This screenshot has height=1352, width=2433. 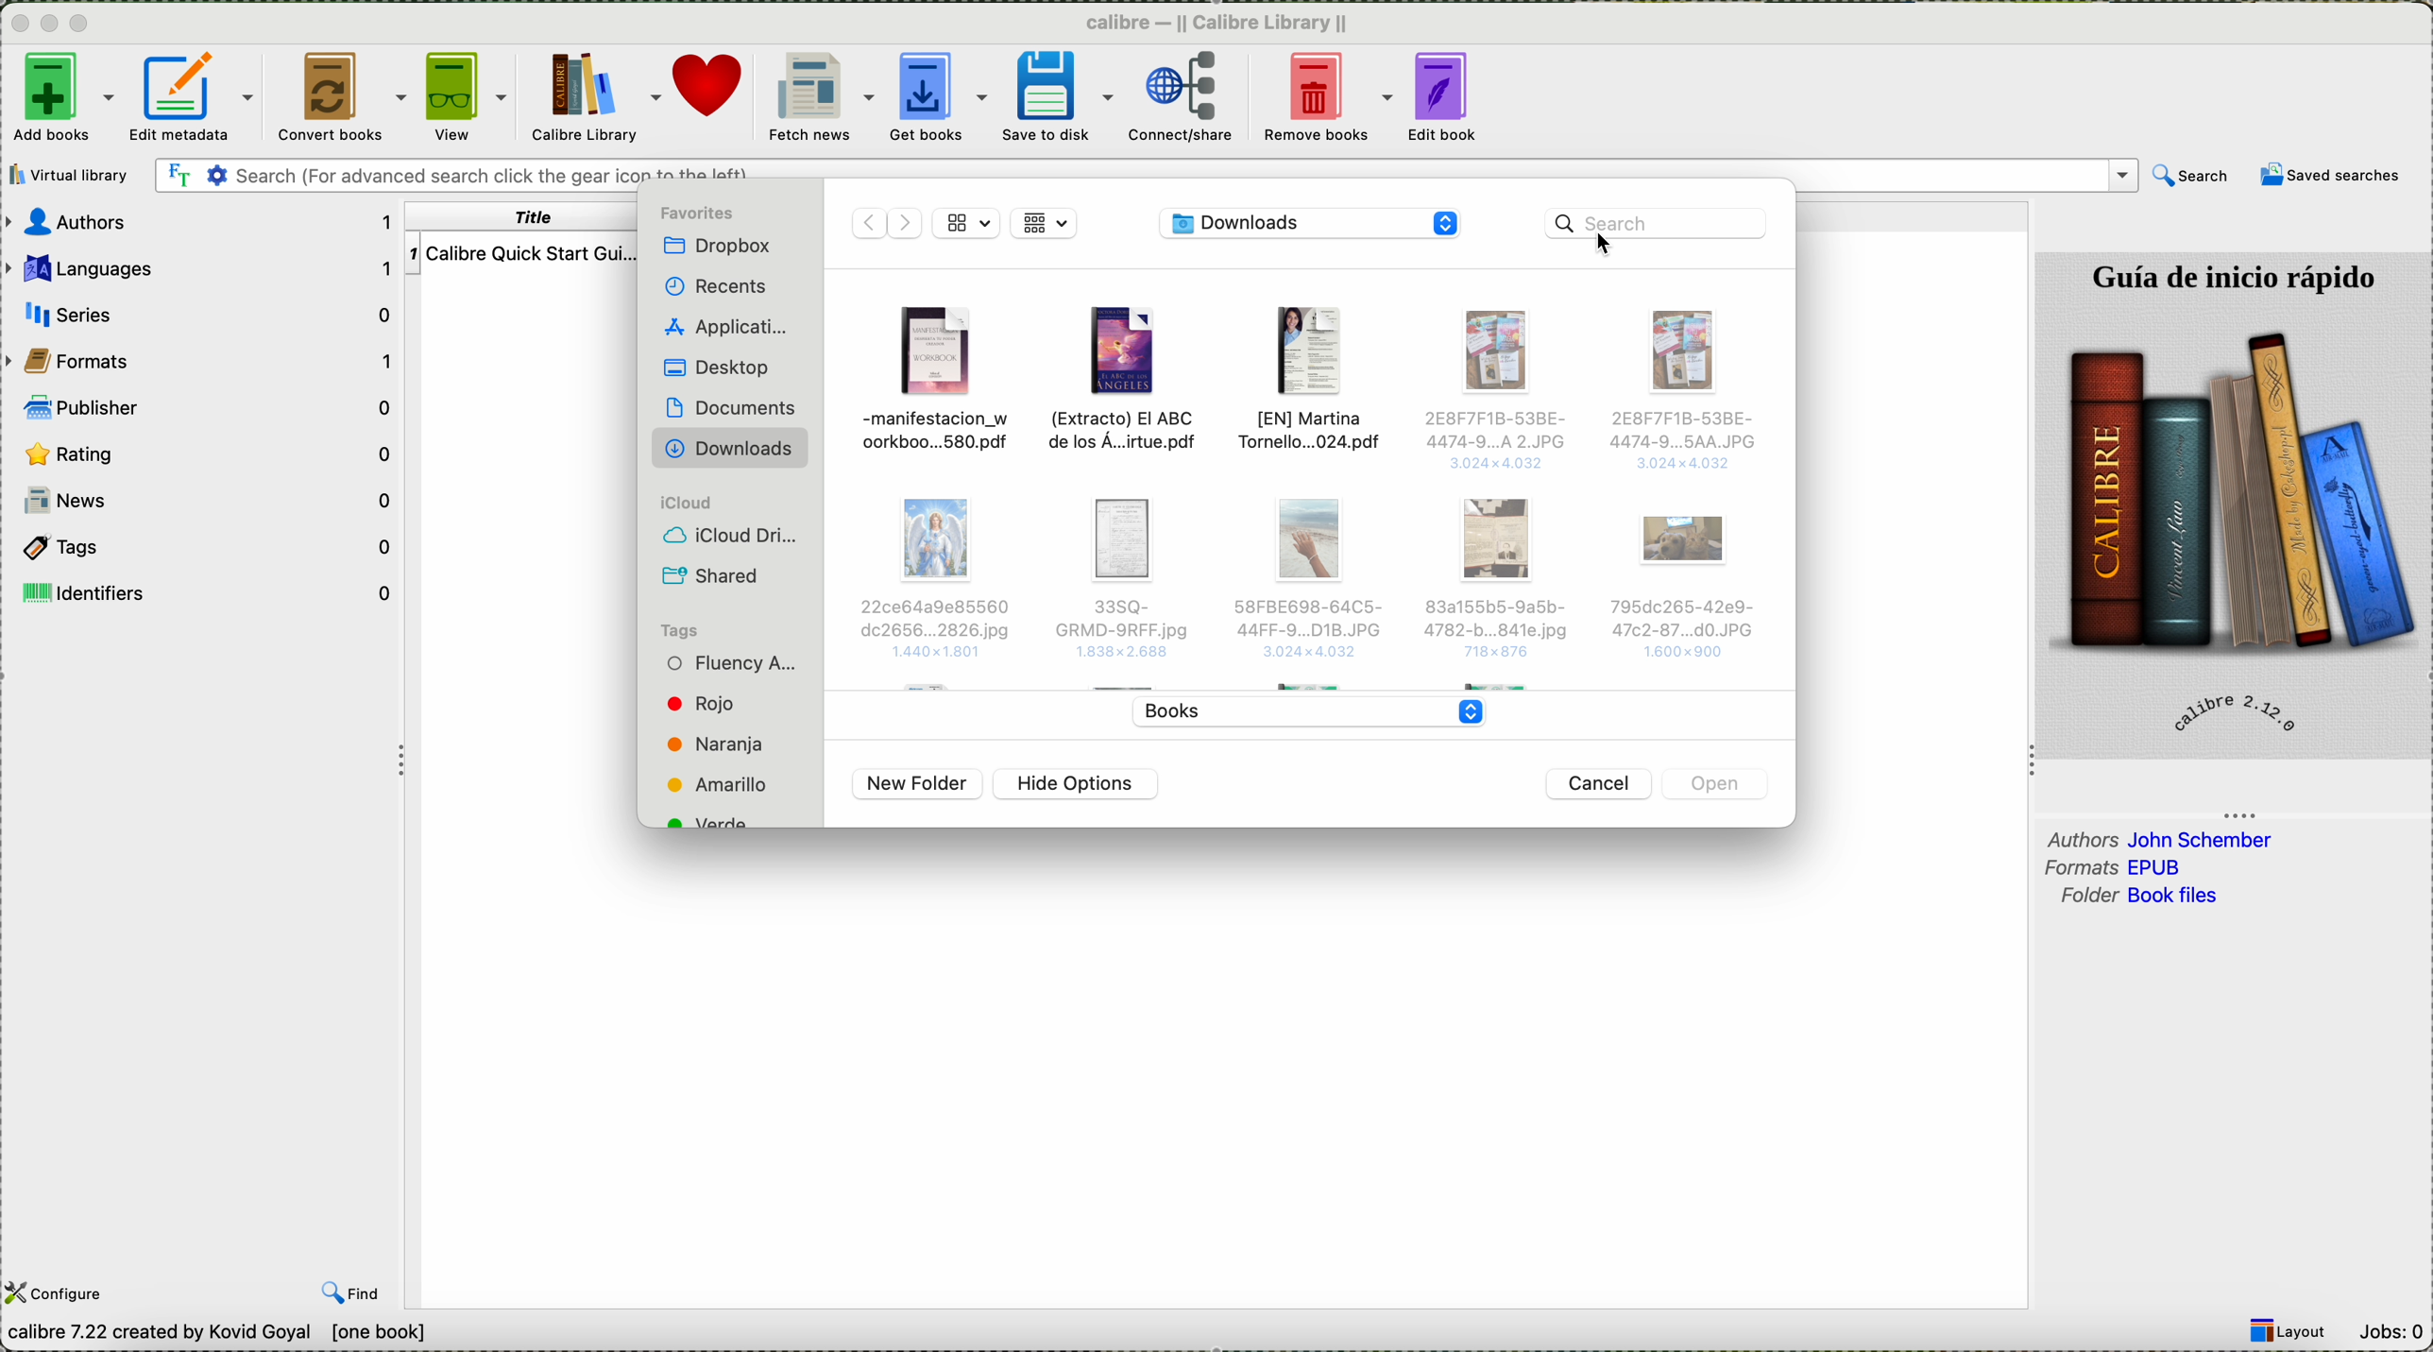 What do you see at coordinates (205, 455) in the screenshot?
I see `rating` at bounding box center [205, 455].